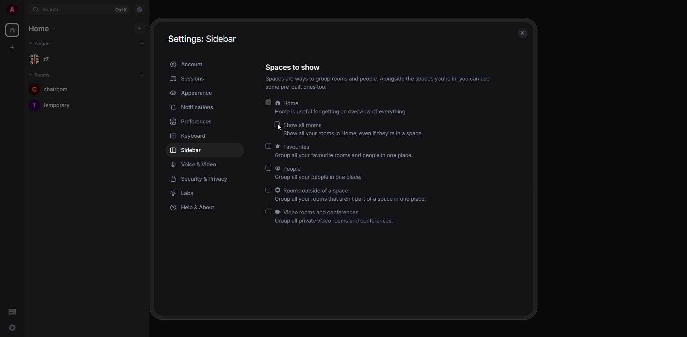 The width and height of the screenshot is (687, 337). What do you see at coordinates (326, 172) in the screenshot?
I see `® People
Group all your people in one place.` at bounding box center [326, 172].